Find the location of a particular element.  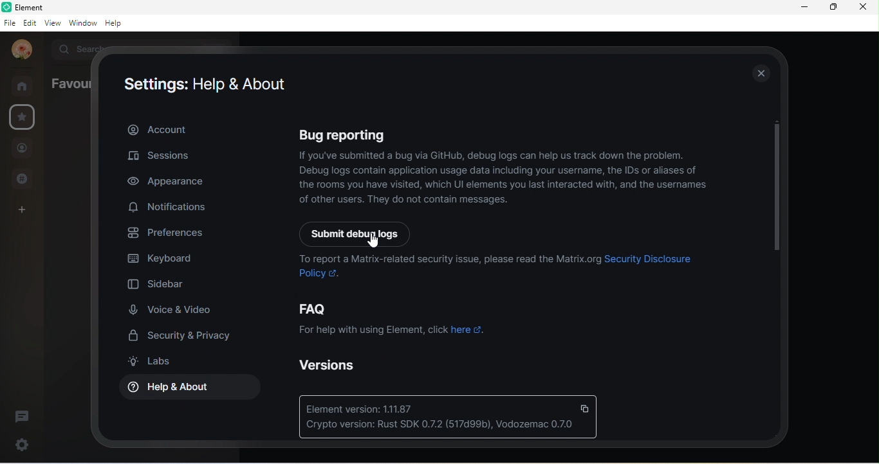

bug reporting is located at coordinates (490, 134).